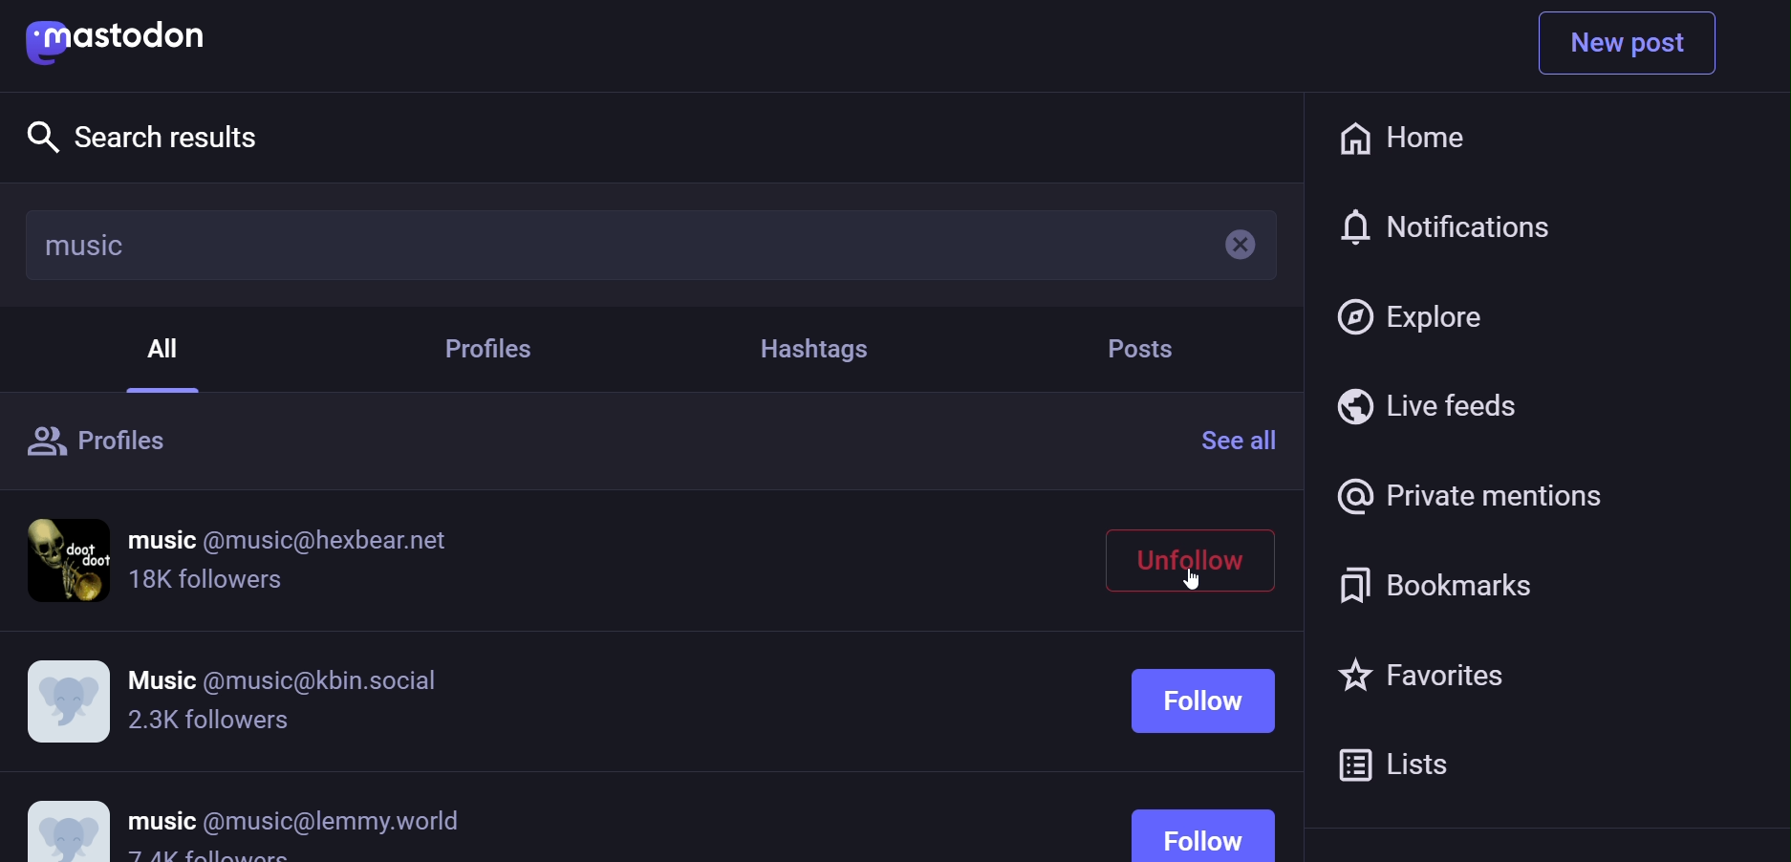  What do you see at coordinates (1210, 753) in the screenshot?
I see `follow` at bounding box center [1210, 753].